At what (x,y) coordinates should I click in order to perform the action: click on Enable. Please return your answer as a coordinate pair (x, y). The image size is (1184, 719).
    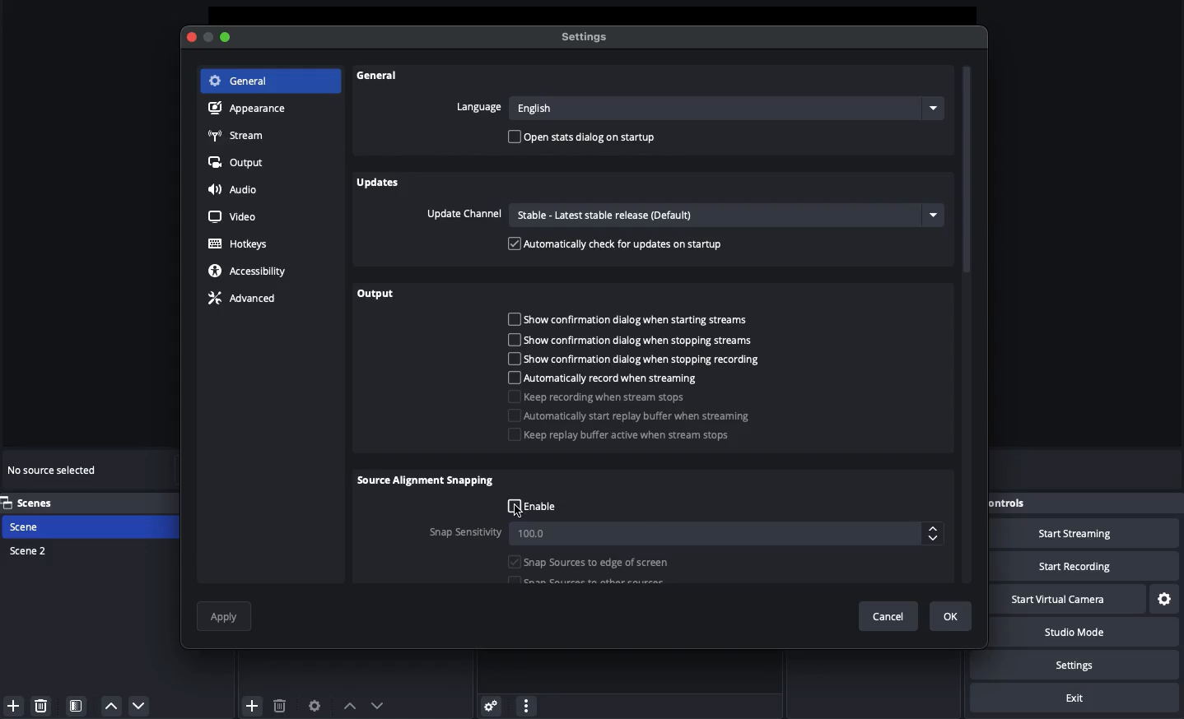
    Looking at the image, I should click on (534, 507).